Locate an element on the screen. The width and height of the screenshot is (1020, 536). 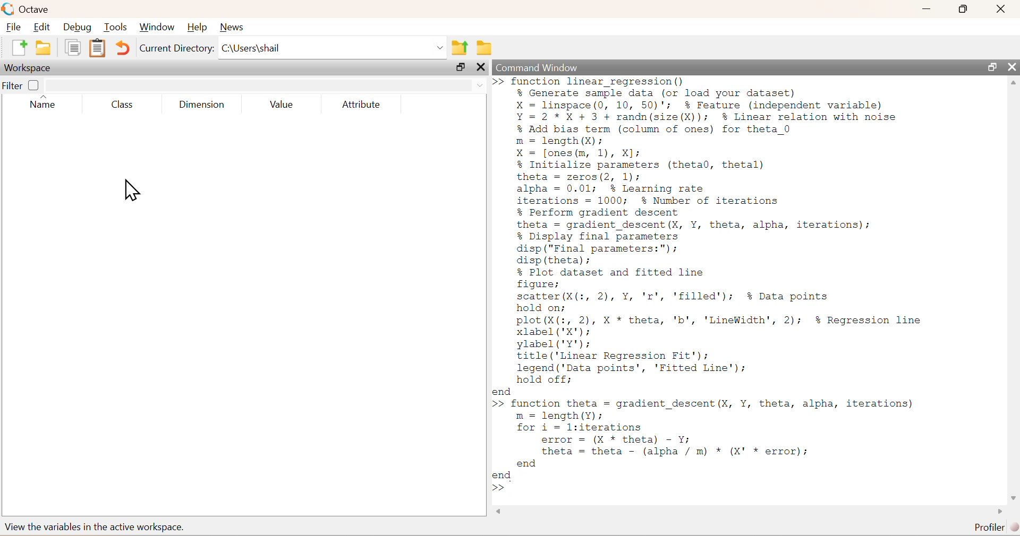
Value is located at coordinates (282, 105).